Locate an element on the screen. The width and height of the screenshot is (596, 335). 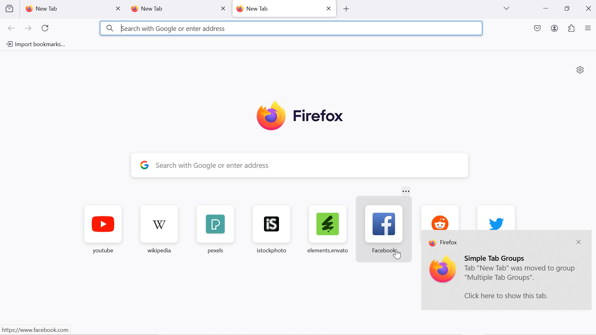
google logo is located at coordinates (144, 164).